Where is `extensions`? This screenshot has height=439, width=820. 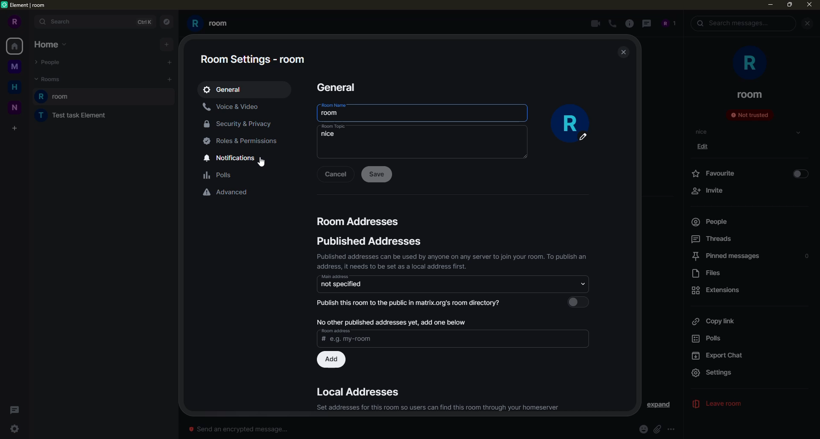
extensions is located at coordinates (717, 290).